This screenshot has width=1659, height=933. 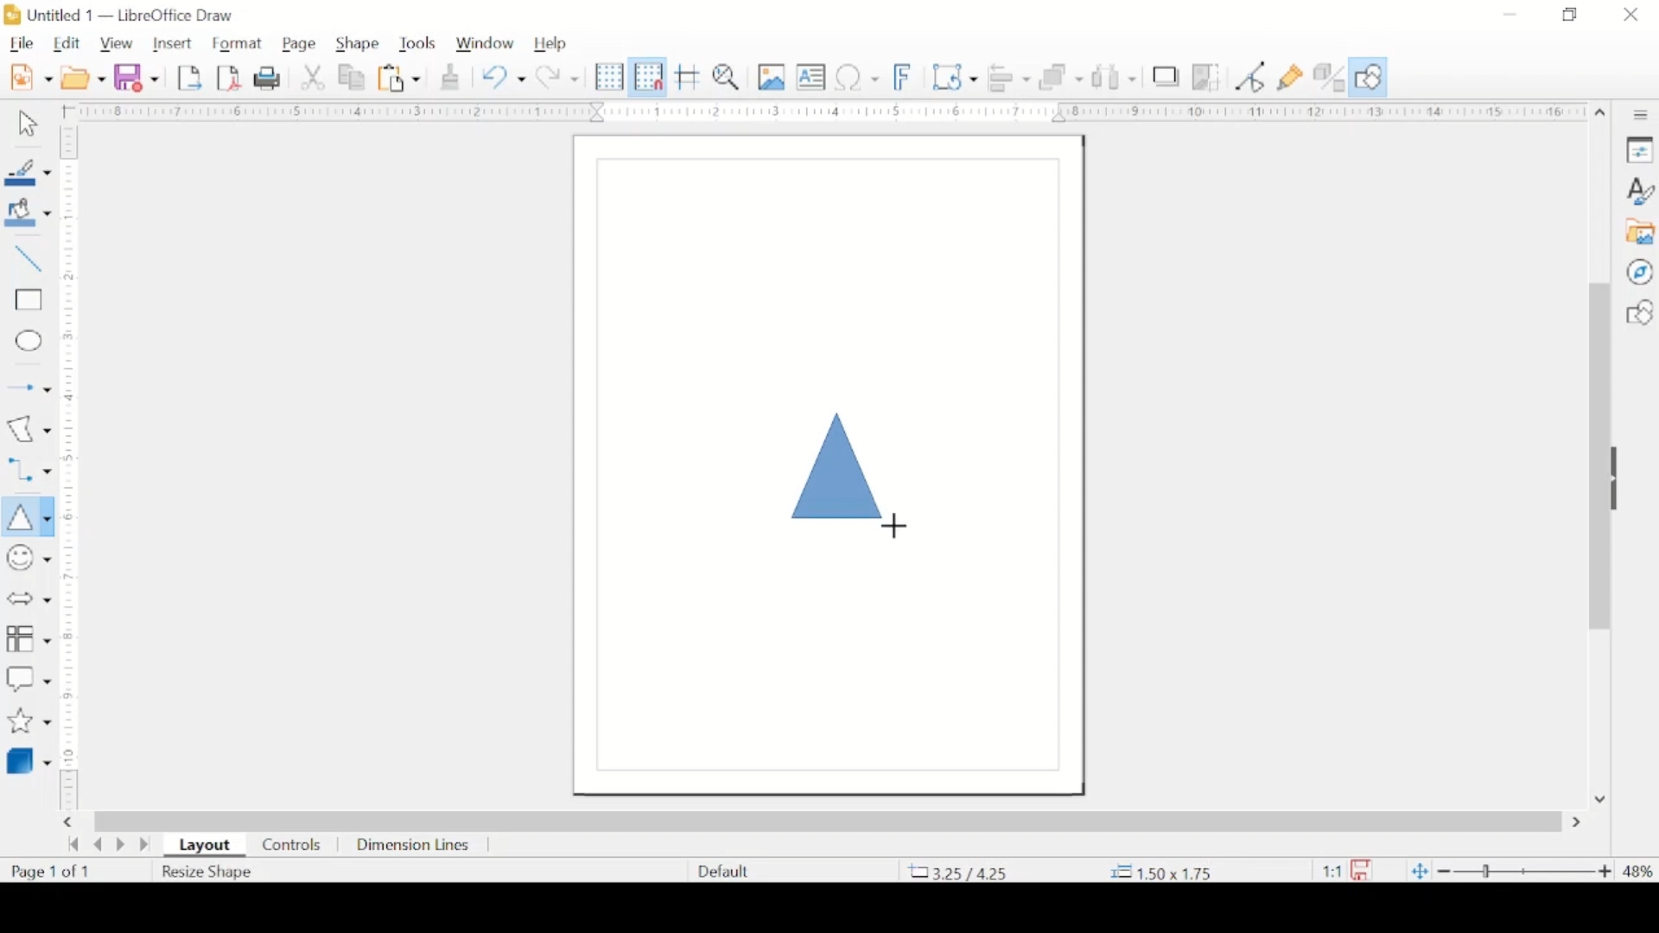 I want to click on insert image, so click(x=772, y=78).